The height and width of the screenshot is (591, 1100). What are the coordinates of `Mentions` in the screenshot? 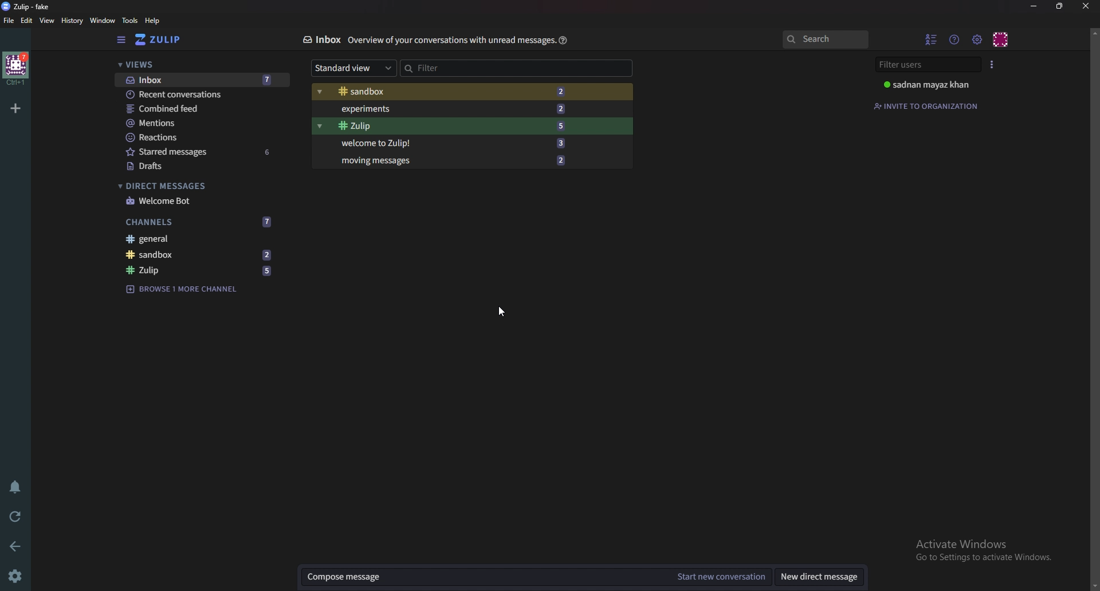 It's located at (201, 123).